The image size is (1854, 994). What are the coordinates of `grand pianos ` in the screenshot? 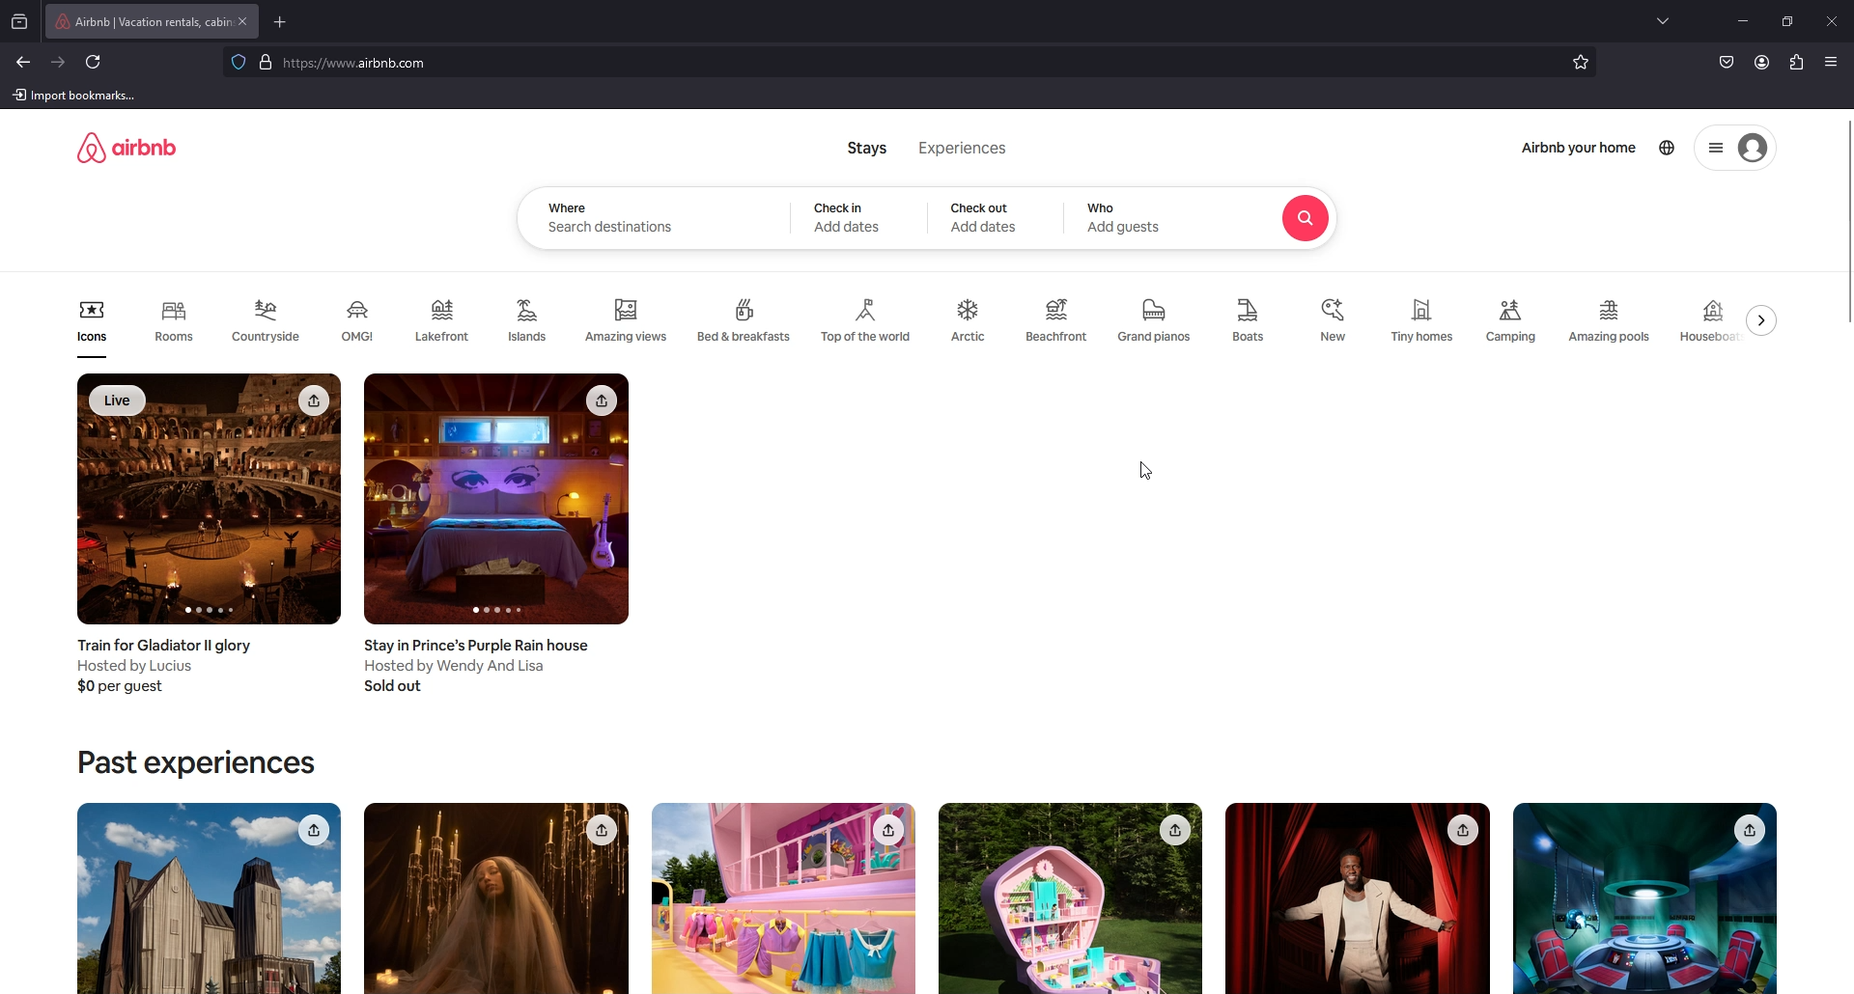 It's located at (1153, 321).